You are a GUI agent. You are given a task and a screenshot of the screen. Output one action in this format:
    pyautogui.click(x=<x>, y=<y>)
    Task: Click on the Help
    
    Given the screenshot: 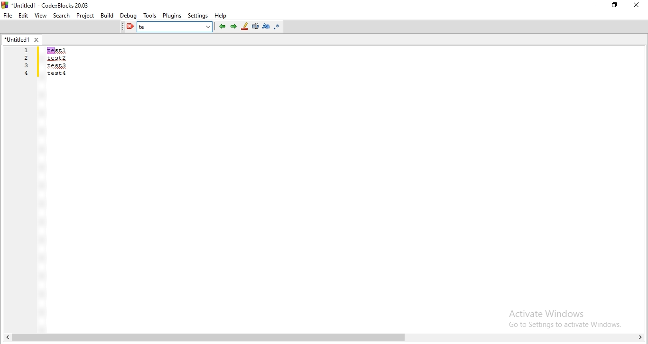 What is the action you would take?
    pyautogui.click(x=222, y=16)
    